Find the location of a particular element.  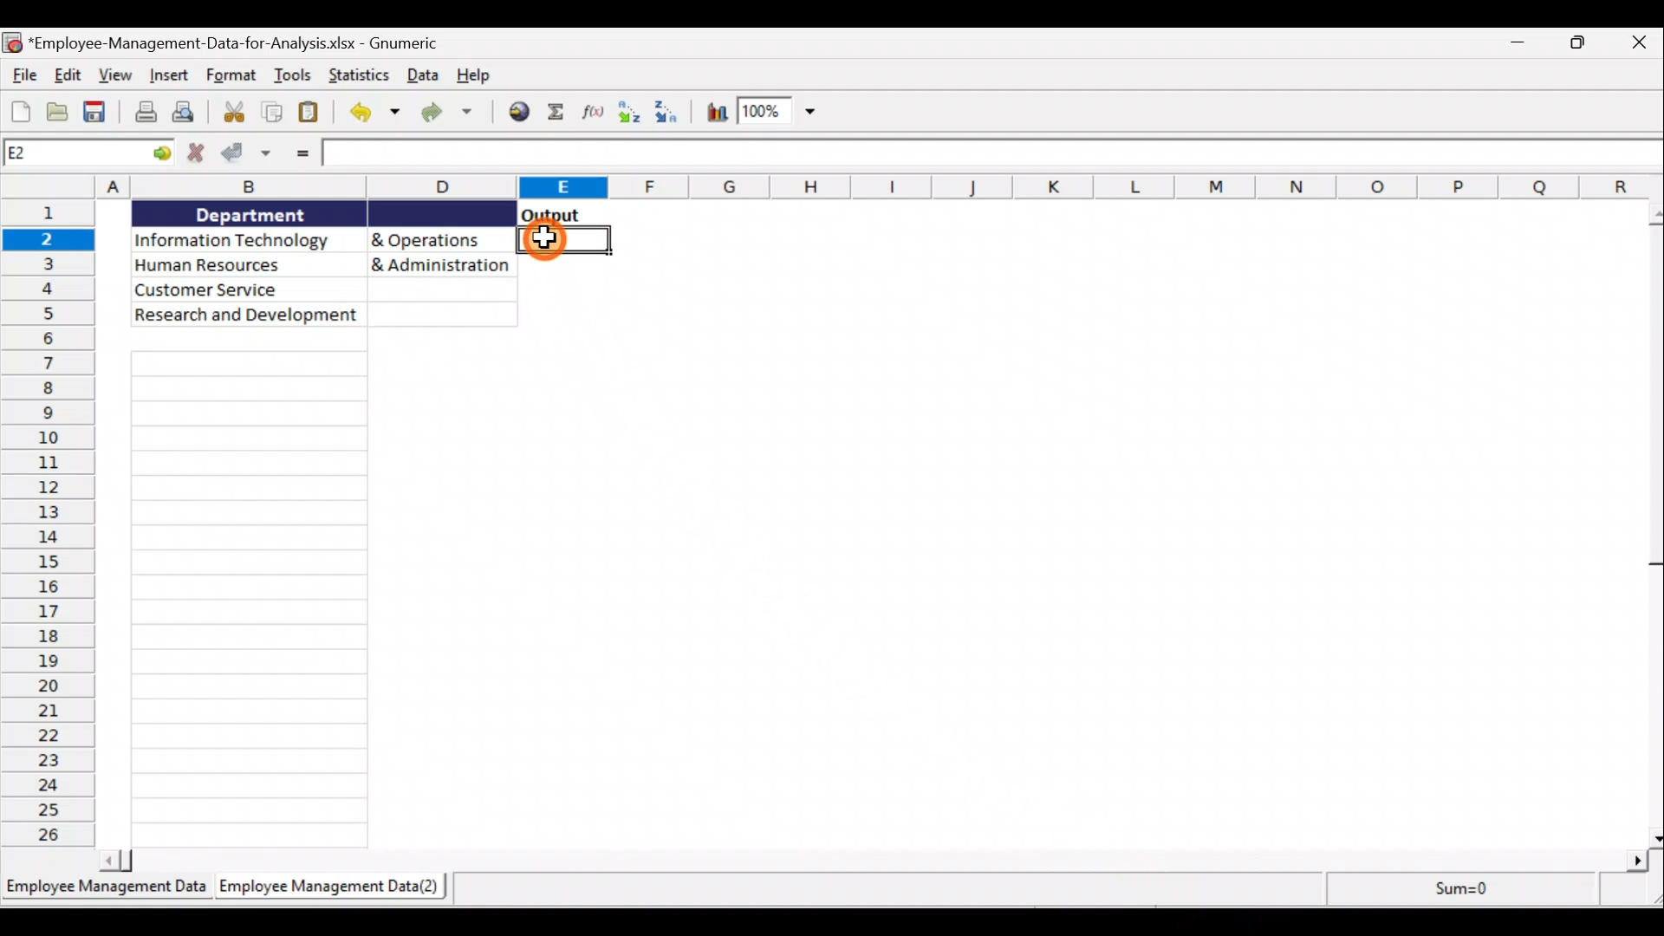

Zoom is located at coordinates (777, 113).